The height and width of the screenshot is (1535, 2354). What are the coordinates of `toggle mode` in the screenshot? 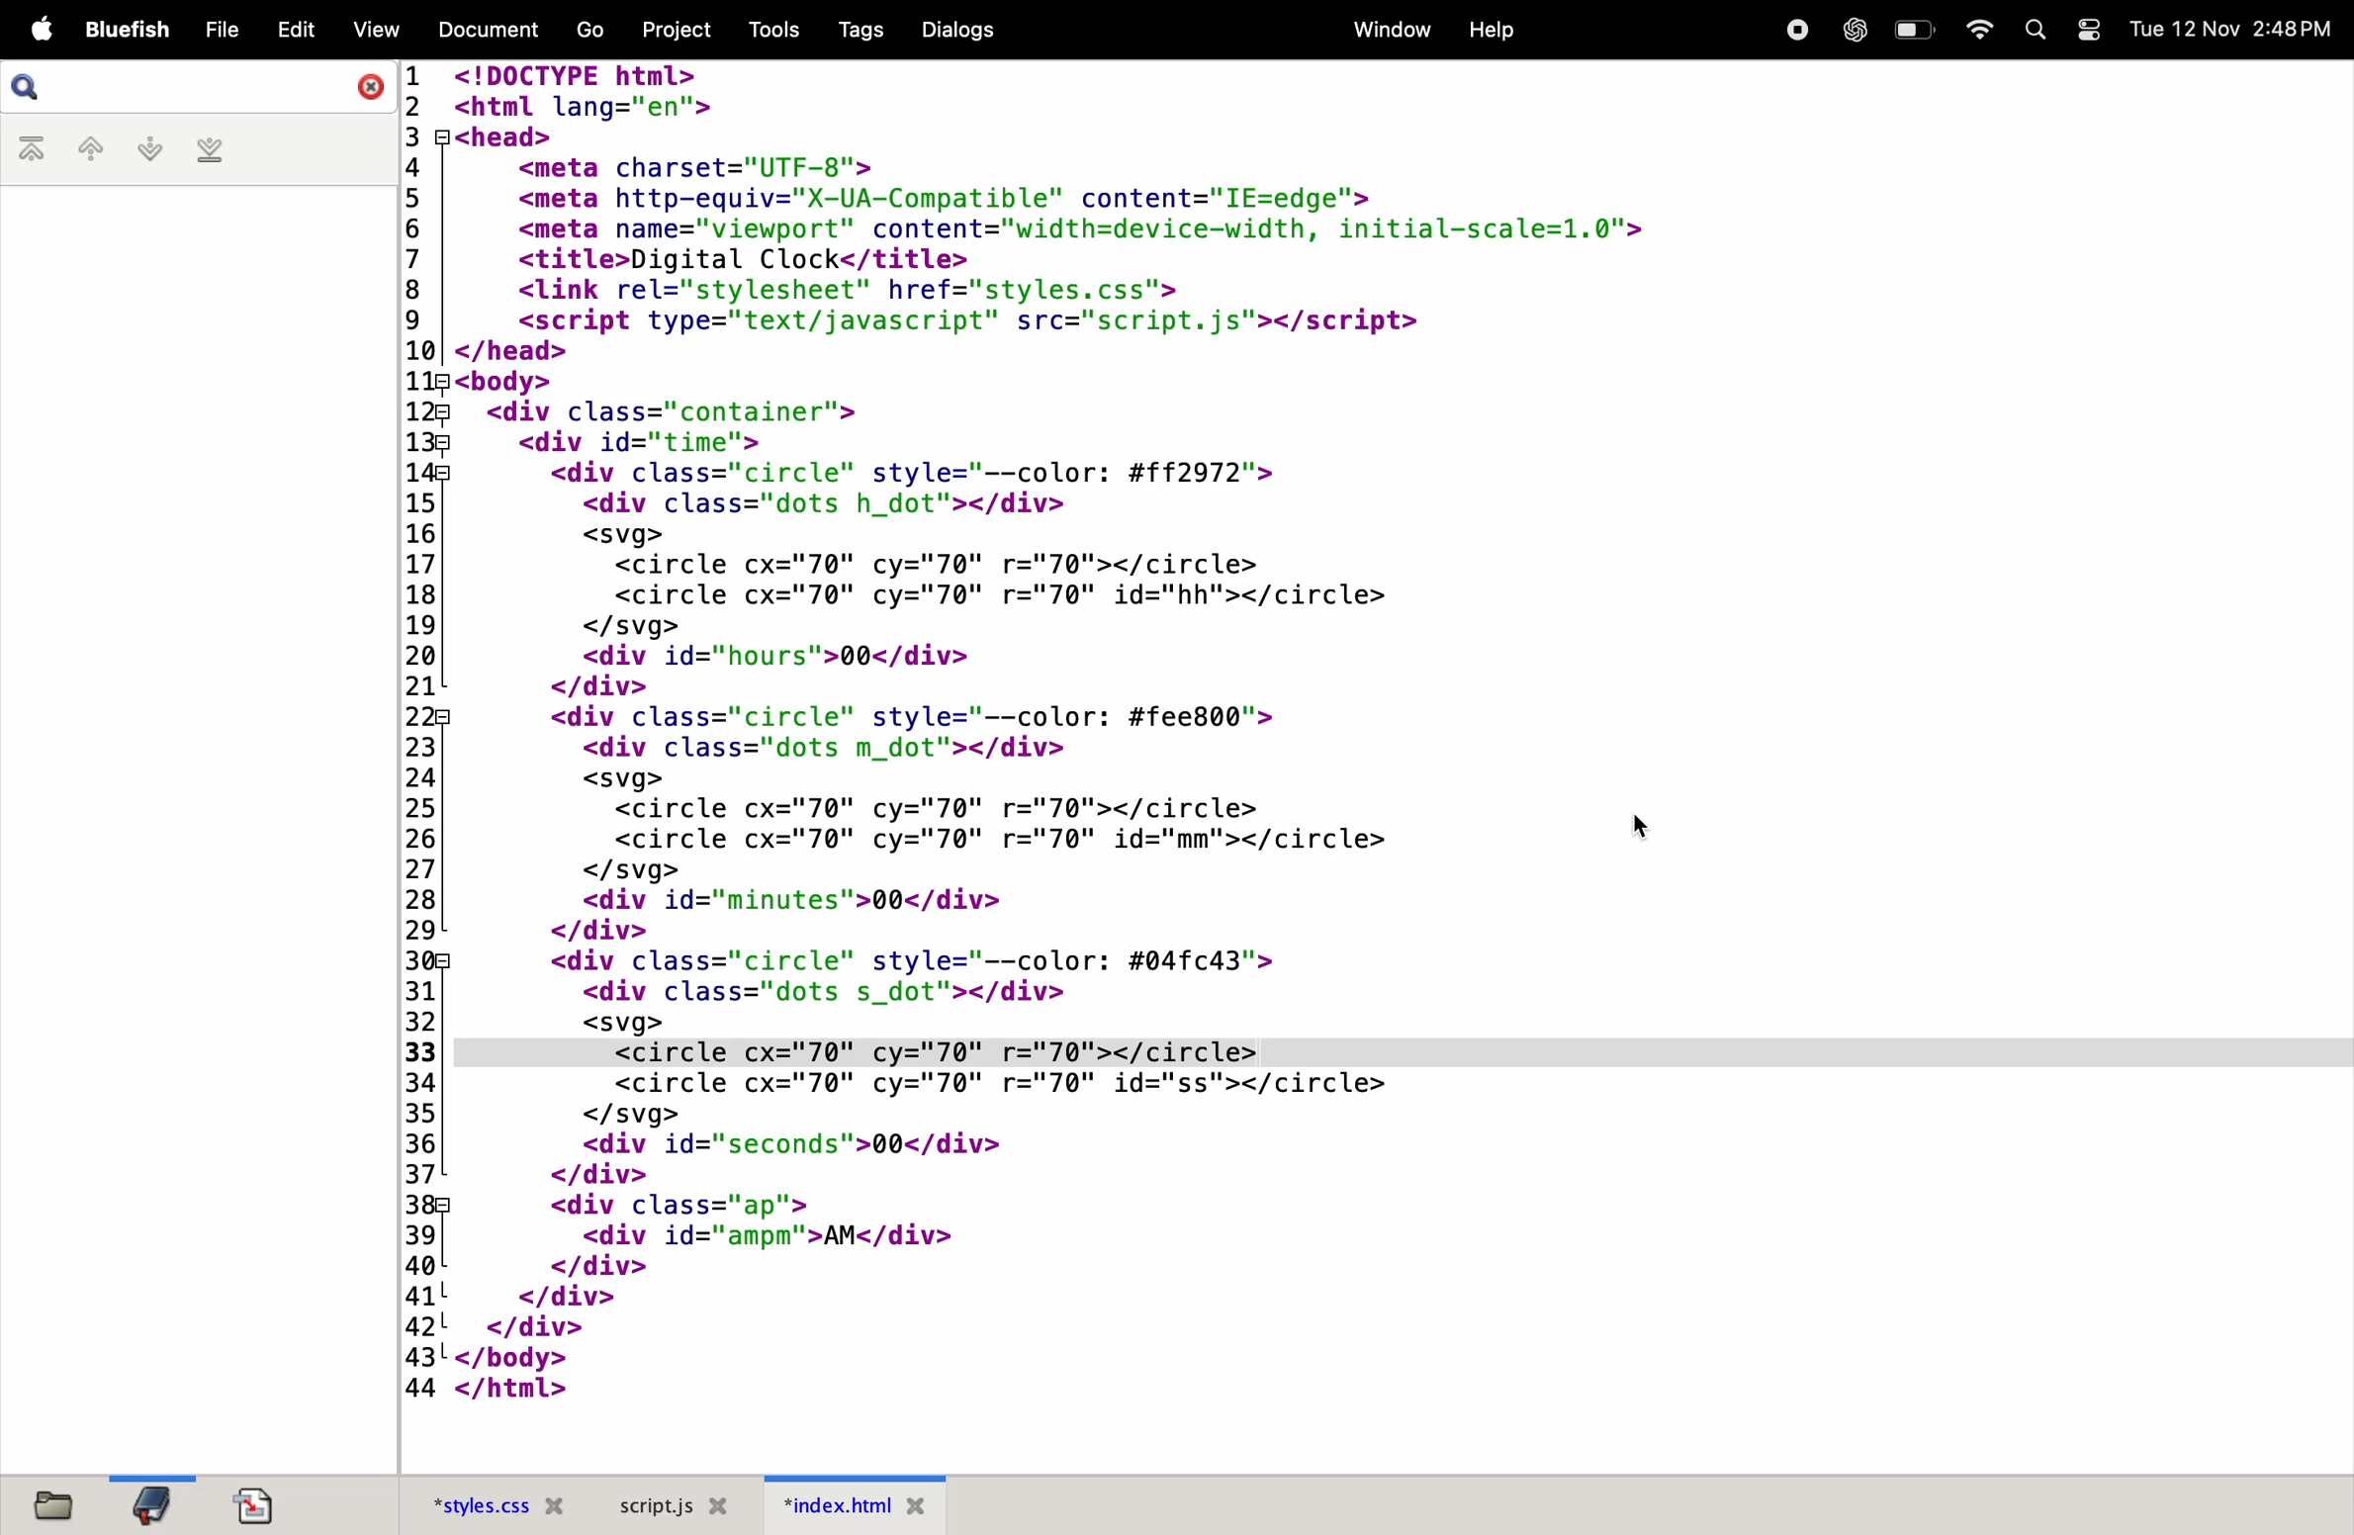 It's located at (2091, 33).